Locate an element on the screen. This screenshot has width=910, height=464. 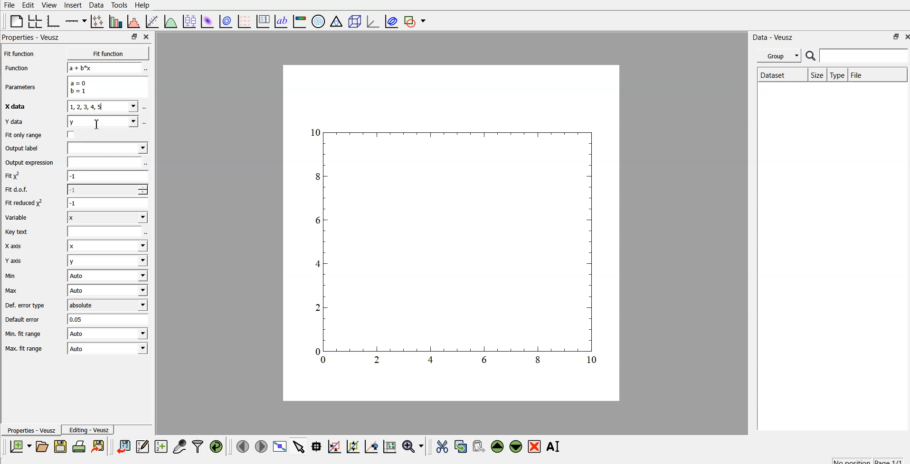
input label is located at coordinates (108, 148).